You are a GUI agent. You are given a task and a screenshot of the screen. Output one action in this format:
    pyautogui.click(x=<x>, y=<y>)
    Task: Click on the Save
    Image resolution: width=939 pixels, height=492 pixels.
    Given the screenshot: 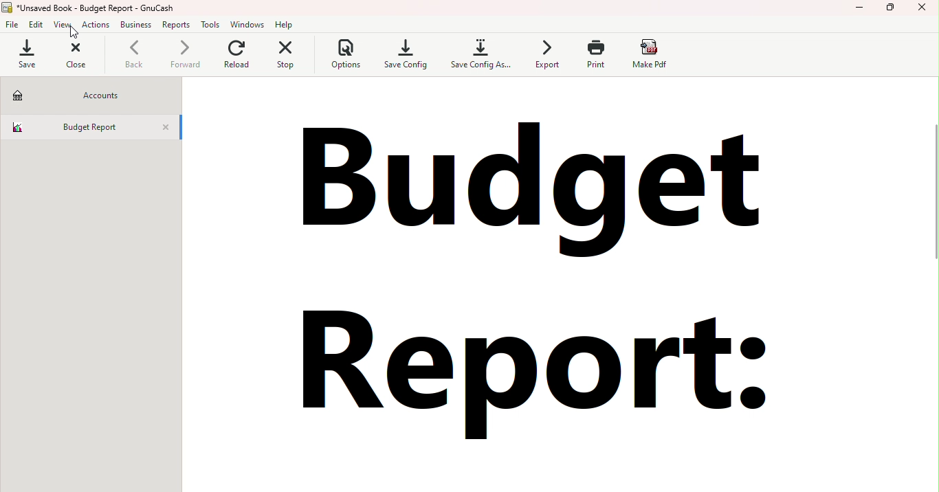 What is the action you would take?
    pyautogui.click(x=30, y=54)
    